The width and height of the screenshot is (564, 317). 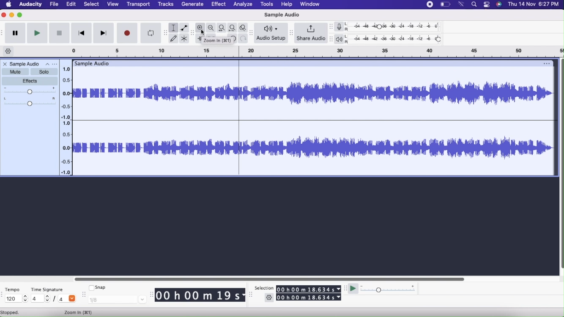 I want to click on Timeline options, so click(x=8, y=52).